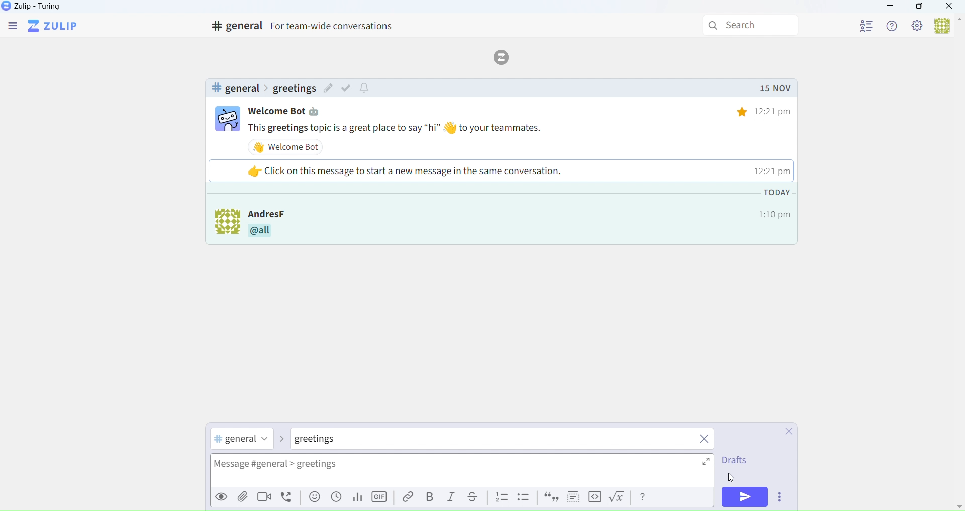  What do you see at coordinates (594, 497) in the screenshot?
I see `Code` at bounding box center [594, 497].